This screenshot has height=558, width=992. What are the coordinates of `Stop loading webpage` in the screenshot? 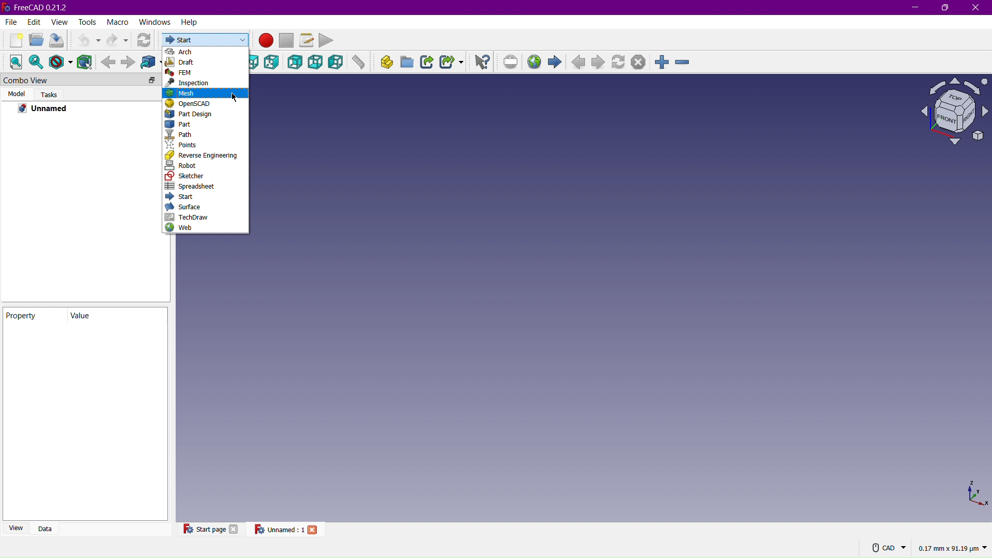 It's located at (638, 63).